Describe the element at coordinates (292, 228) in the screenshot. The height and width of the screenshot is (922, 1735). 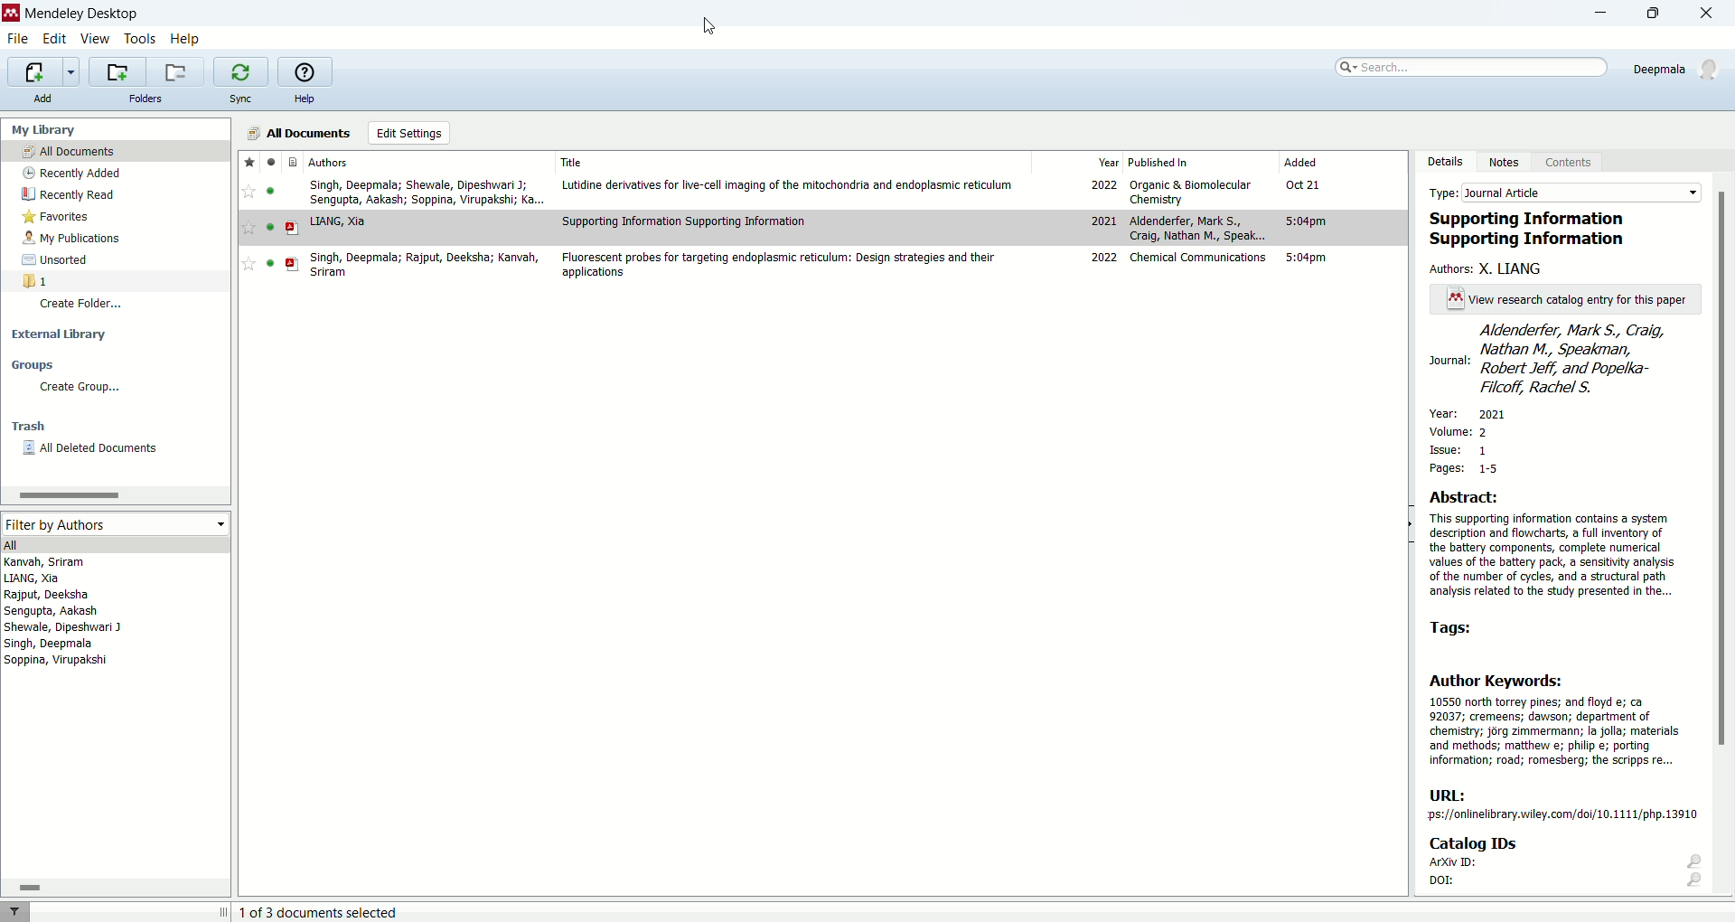
I see `PDF` at that location.